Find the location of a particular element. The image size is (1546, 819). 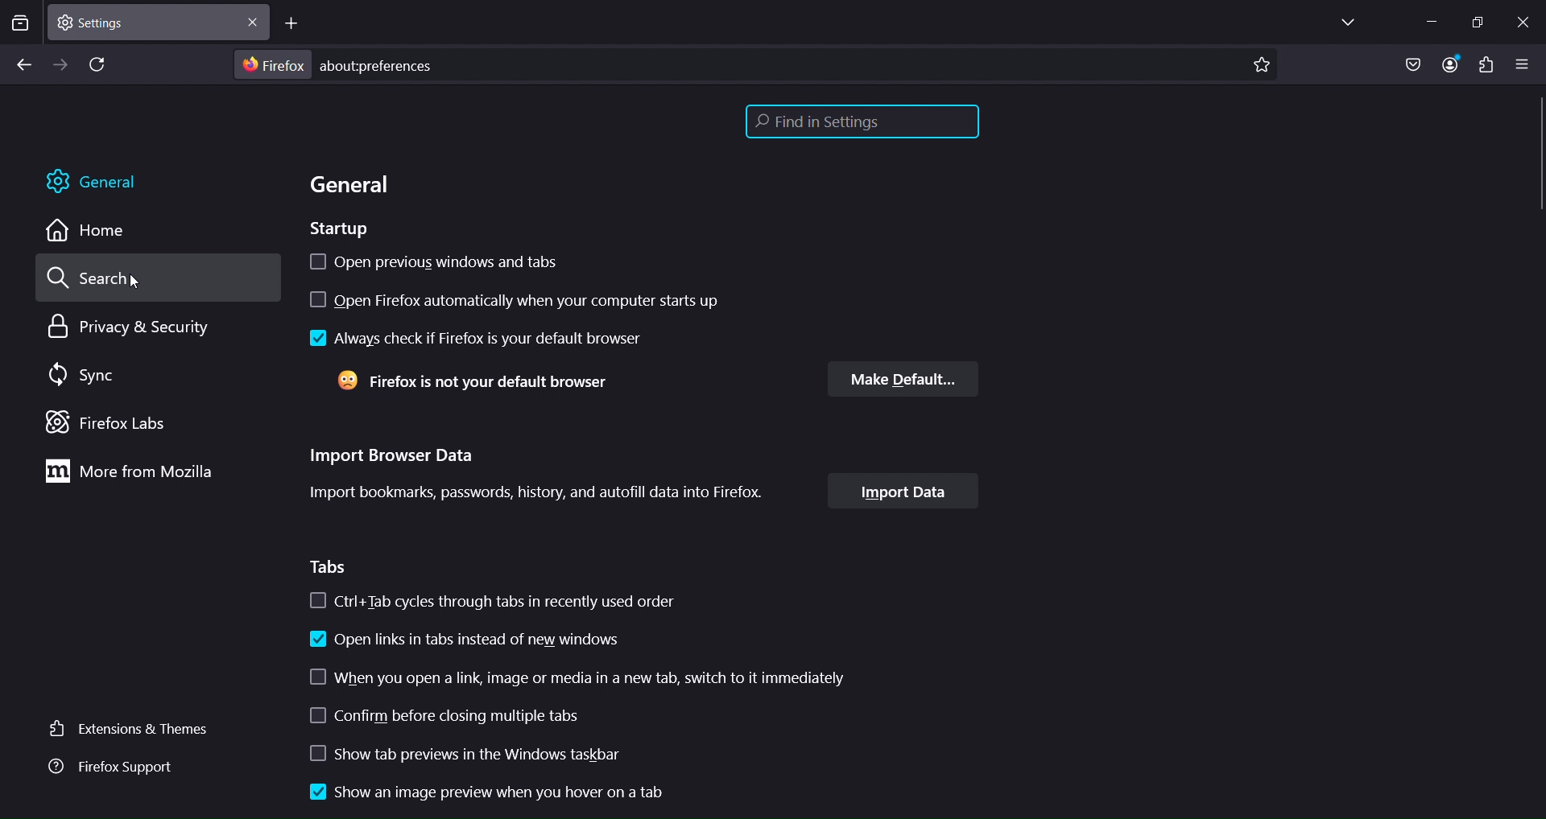

reload is located at coordinates (101, 66).